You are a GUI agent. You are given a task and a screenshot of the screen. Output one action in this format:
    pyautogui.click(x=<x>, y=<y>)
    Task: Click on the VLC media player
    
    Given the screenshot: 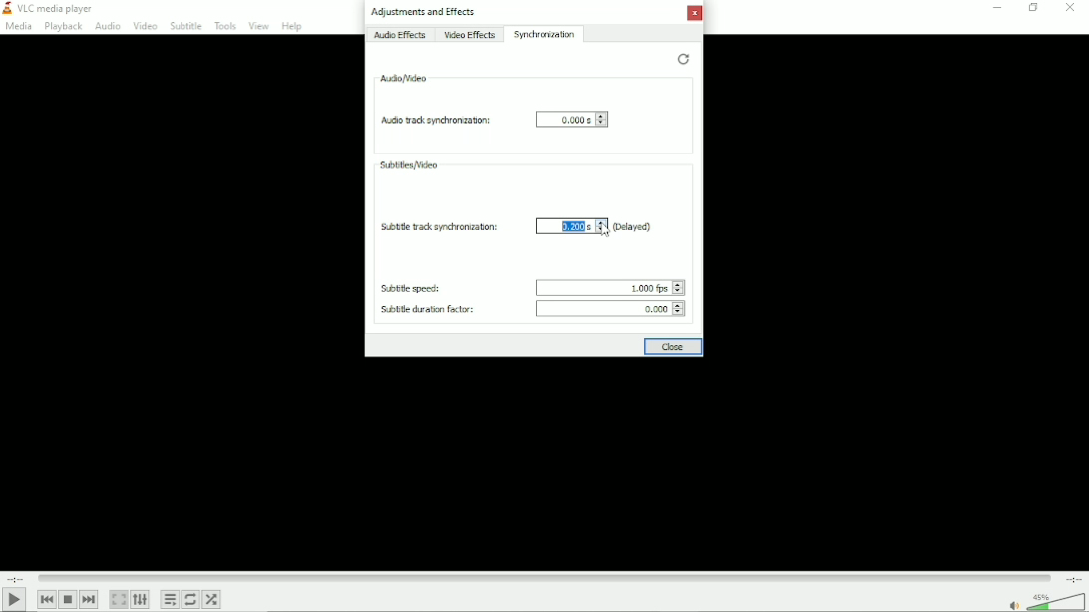 What is the action you would take?
    pyautogui.click(x=50, y=8)
    